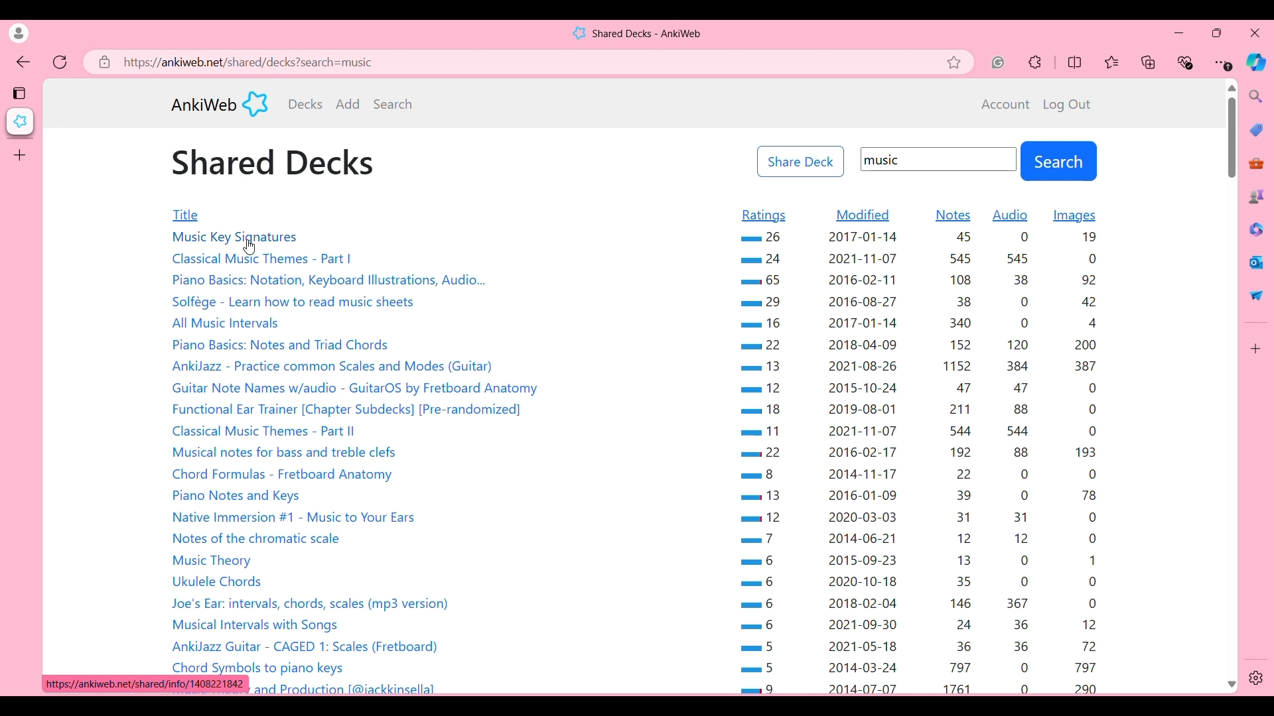 Image resolution: width=1274 pixels, height=716 pixels. Describe the element at coordinates (1075, 216) in the screenshot. I see `Images` at that location.